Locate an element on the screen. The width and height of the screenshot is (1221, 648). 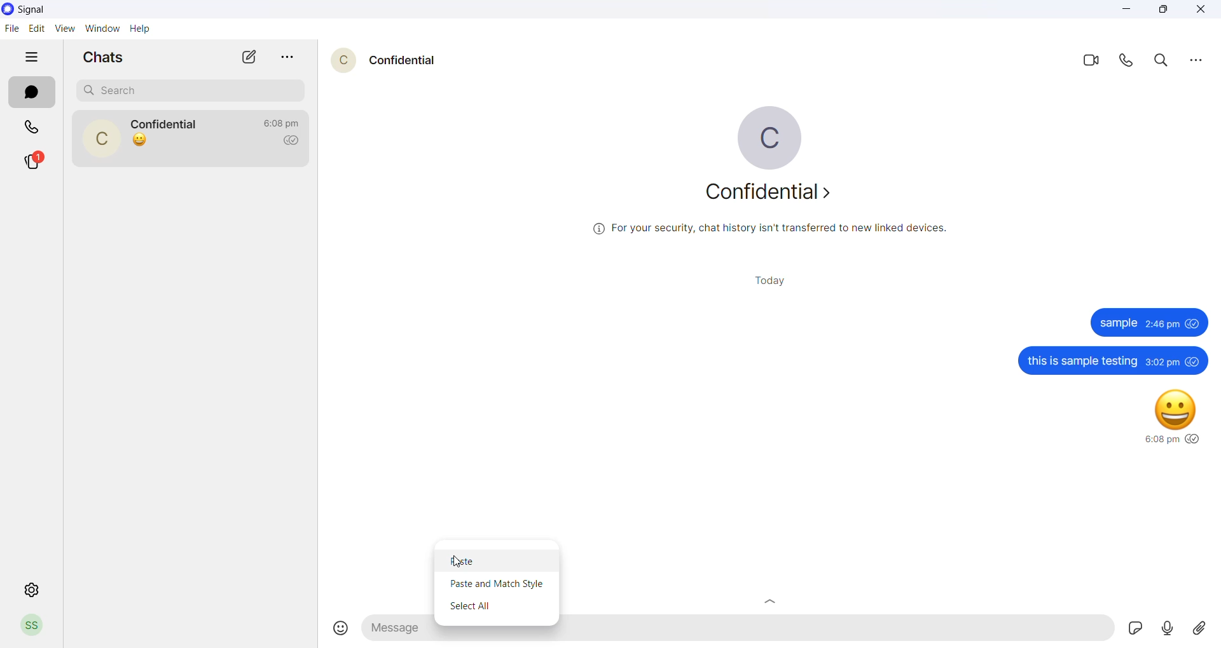
close is located at coordinates (1201, 11).